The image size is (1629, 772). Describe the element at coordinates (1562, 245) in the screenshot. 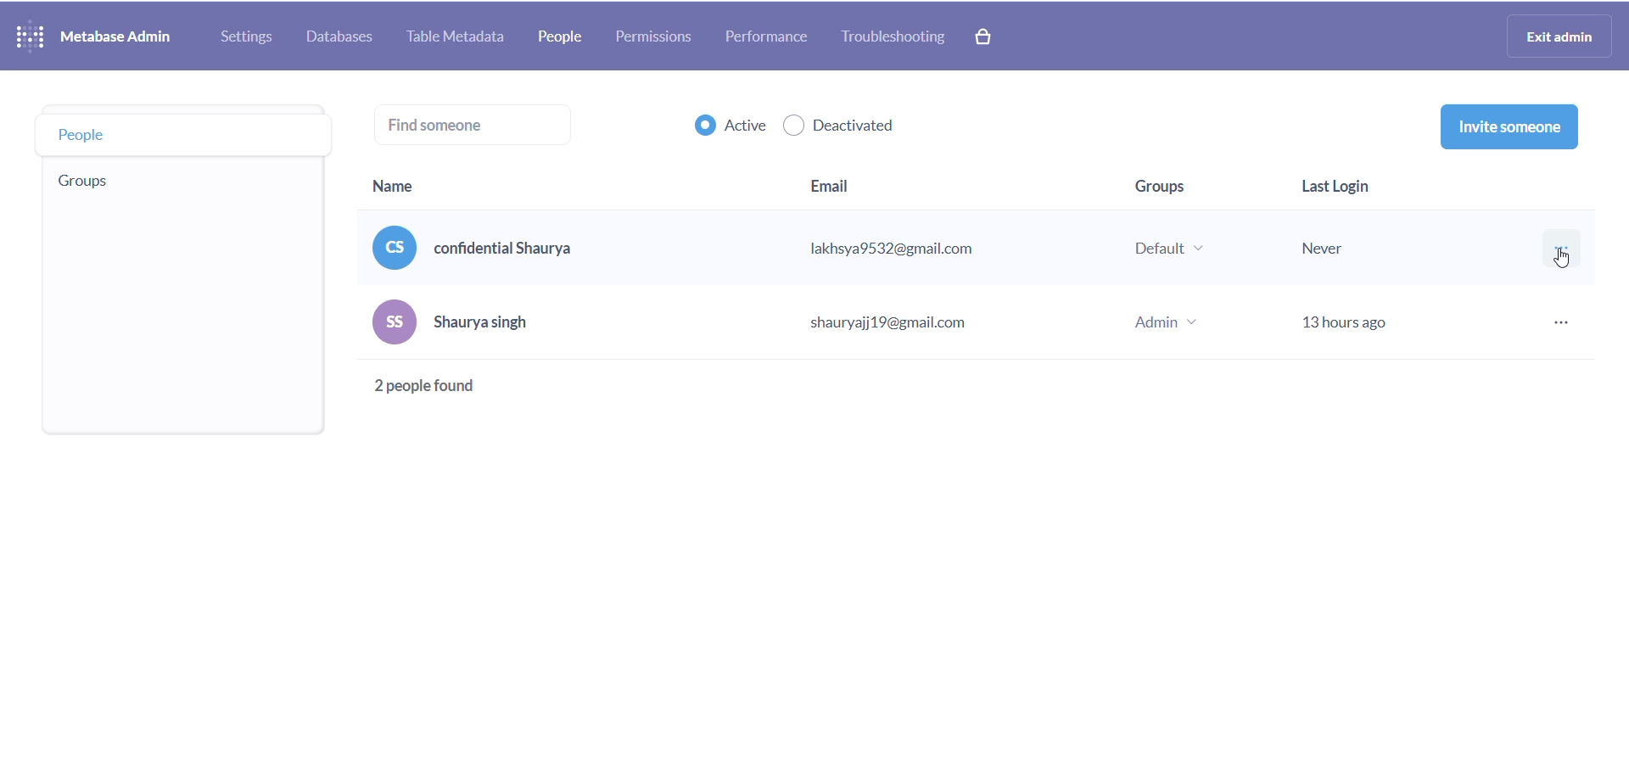

I see `more options` at that location.